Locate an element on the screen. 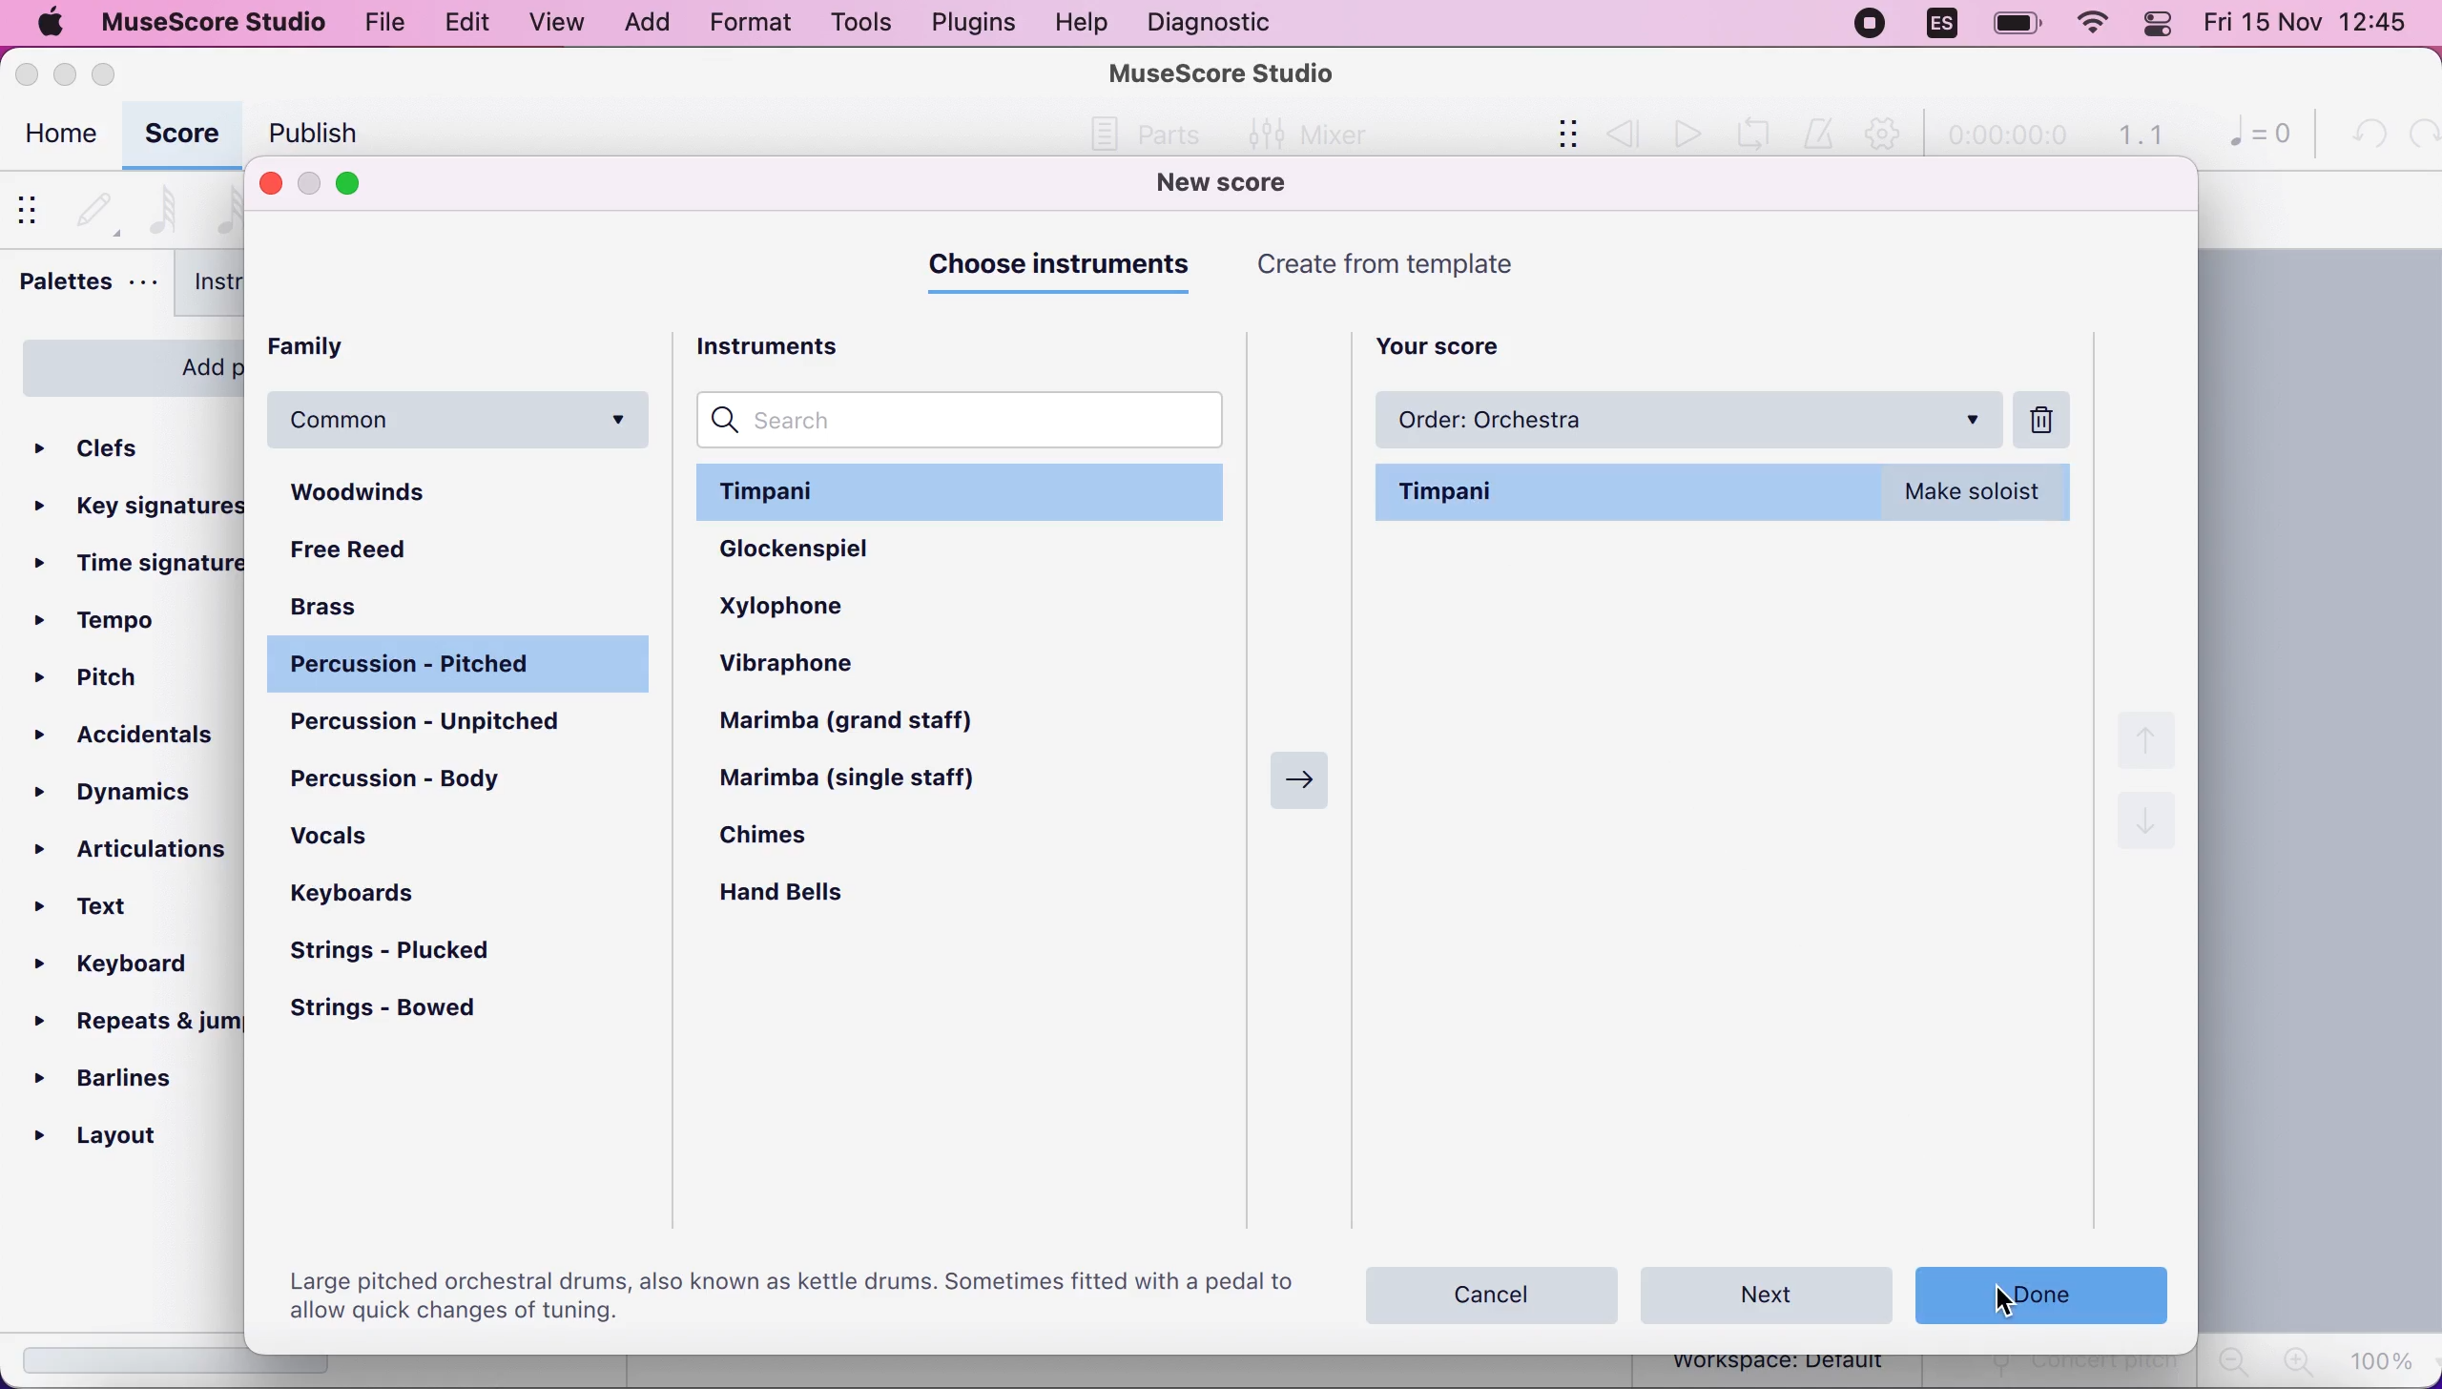 The width and height of the screenshot is (2442, 1389). chimes is located at coordinates (792, 841).